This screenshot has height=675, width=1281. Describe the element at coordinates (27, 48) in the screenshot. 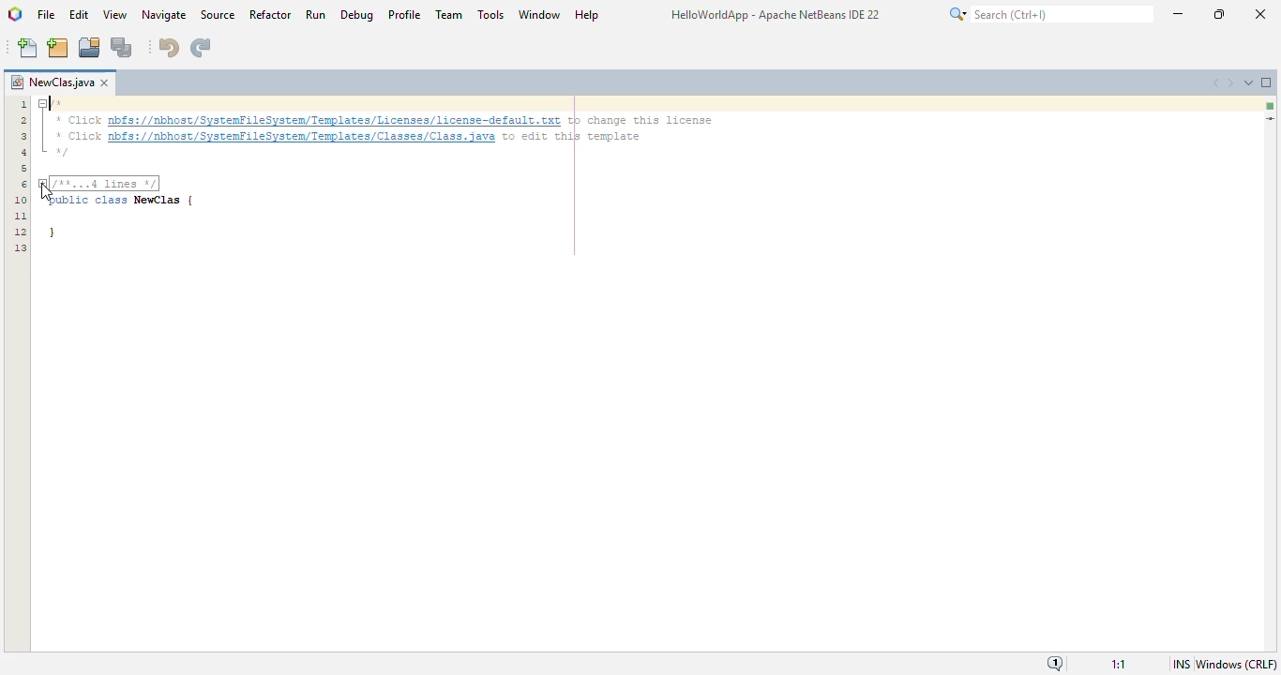

I see `new file` at that location.